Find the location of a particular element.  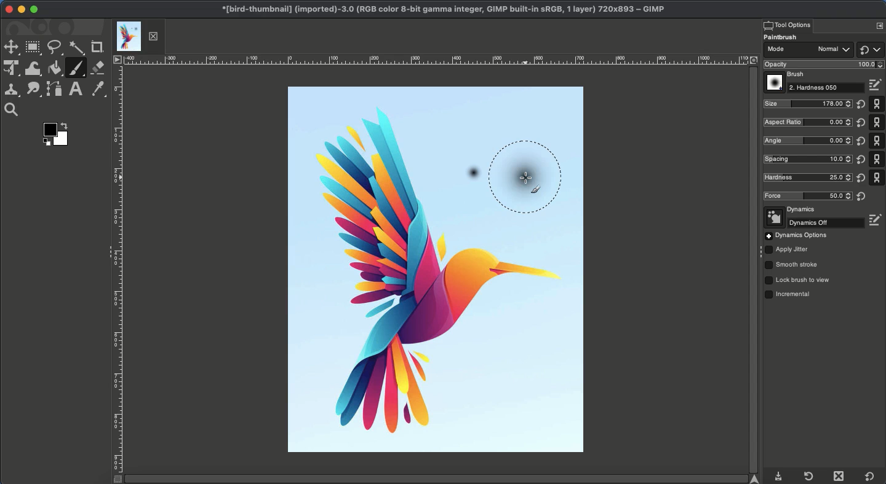

Hardness is located at coordinates (805, 177).